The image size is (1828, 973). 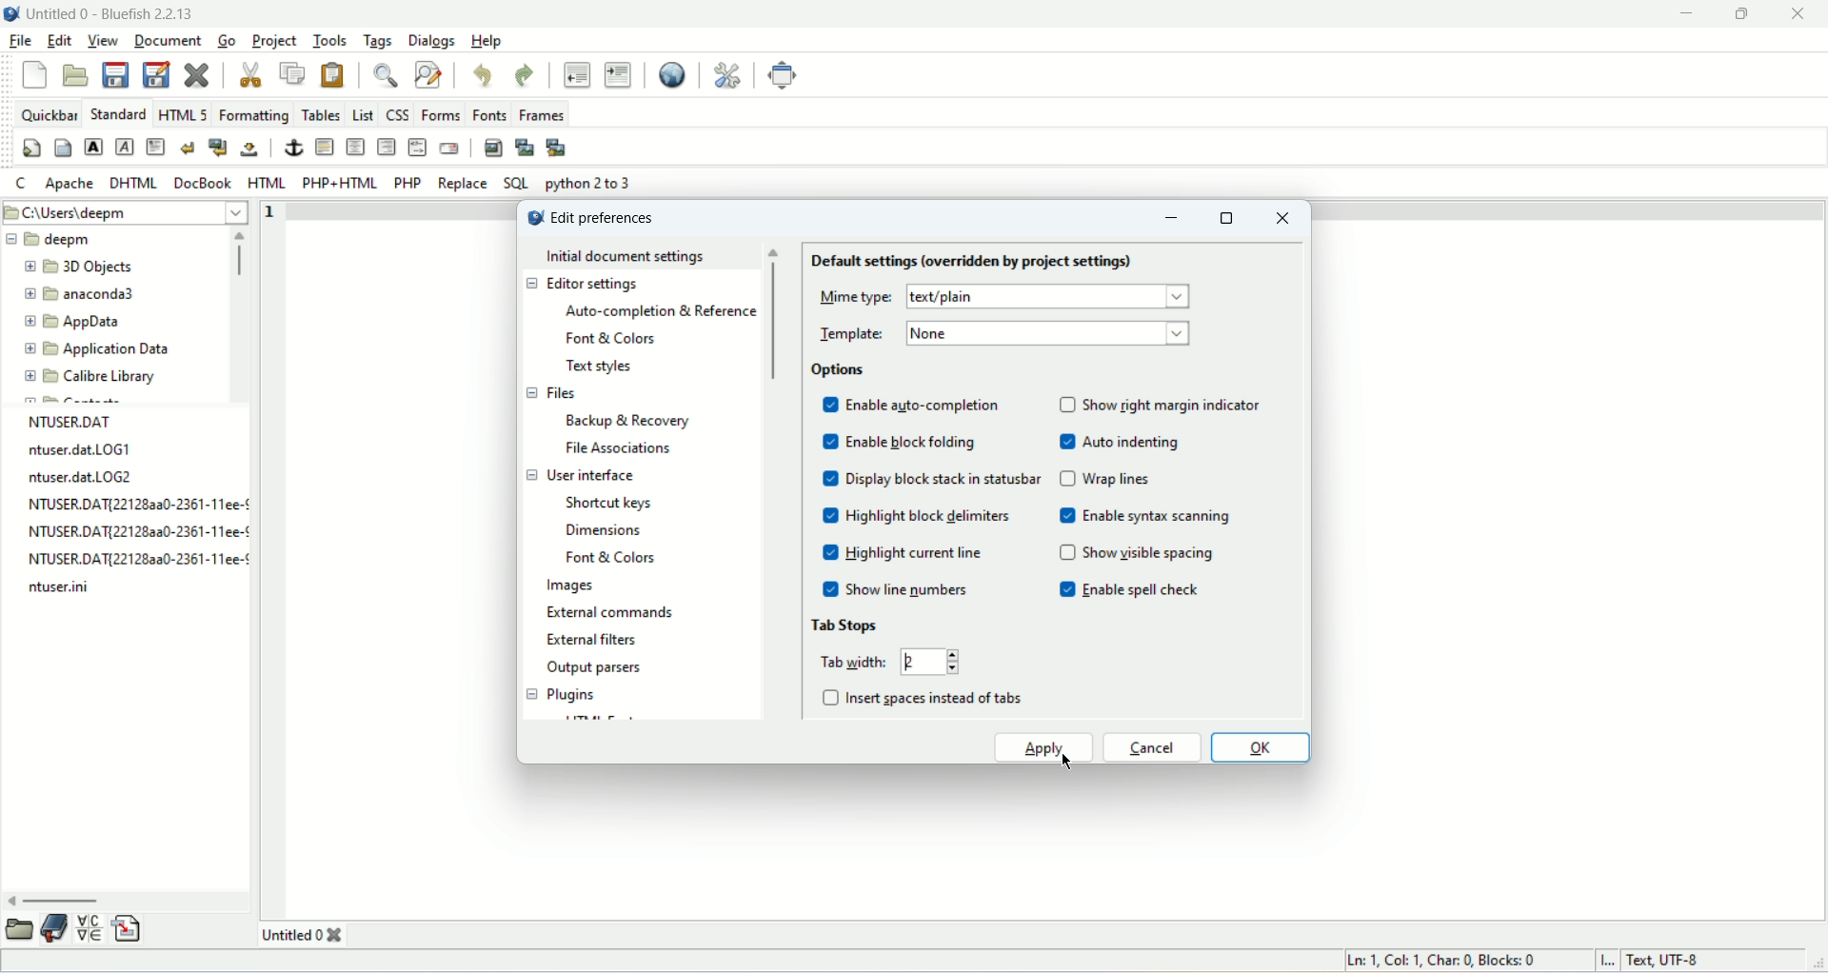 I want to click on close, so click(x=1793, y=14).